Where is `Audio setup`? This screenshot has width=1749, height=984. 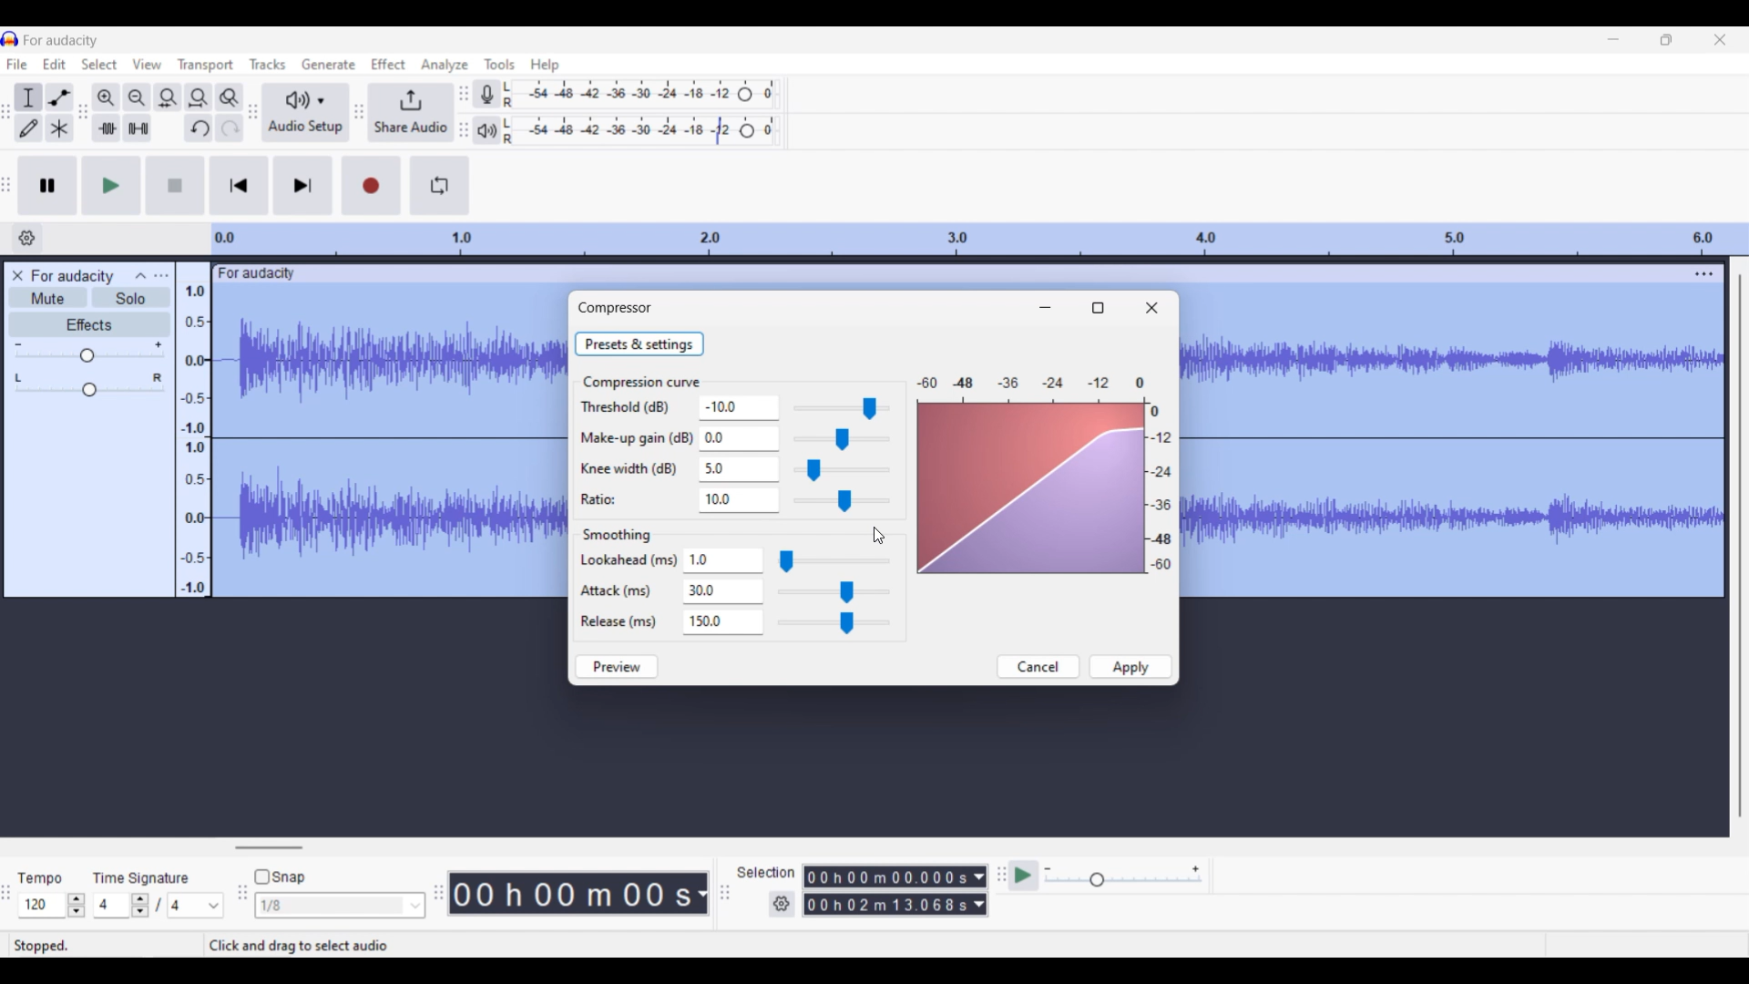 Audio setup is located at coordinates (304, 112).